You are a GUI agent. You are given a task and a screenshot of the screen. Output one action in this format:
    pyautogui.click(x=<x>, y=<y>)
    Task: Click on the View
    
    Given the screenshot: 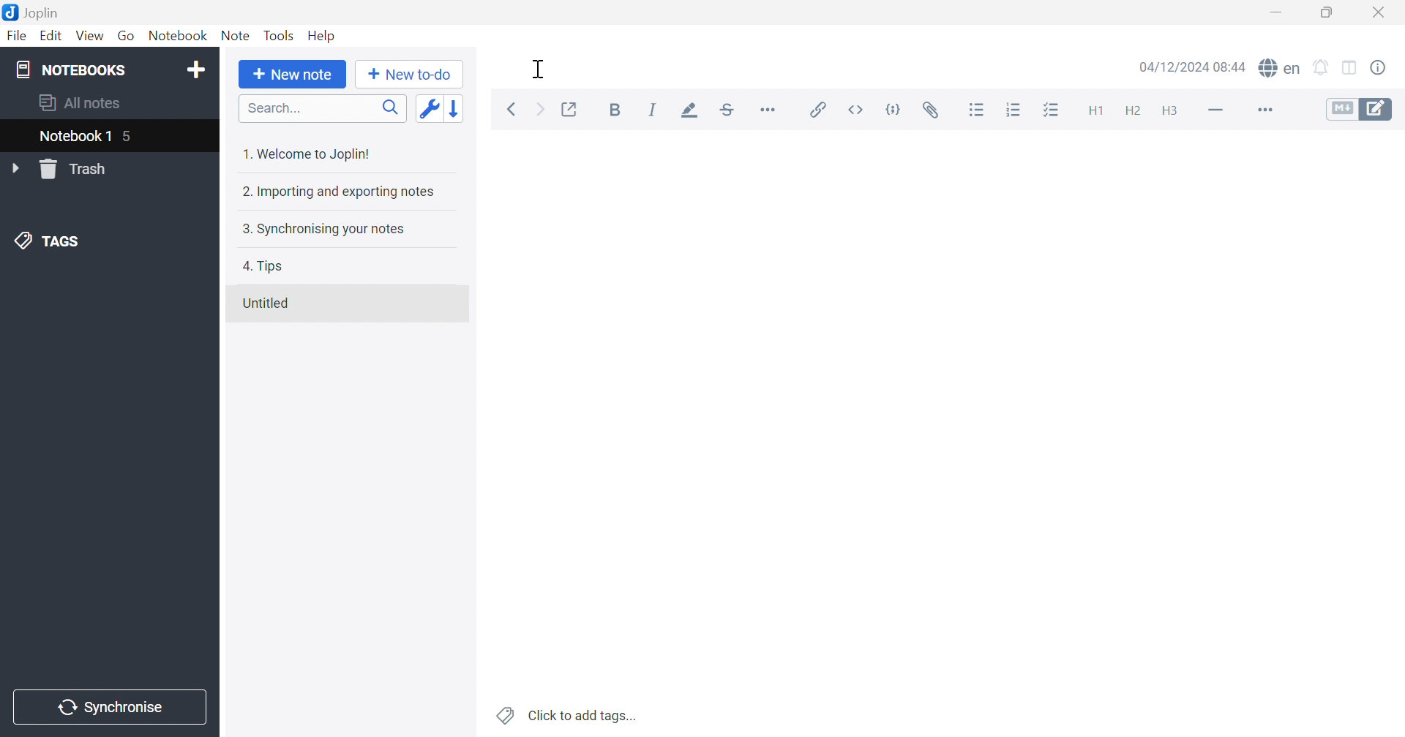 What is the action you would take?
    pyautogui.click(x=90, y=36)
    